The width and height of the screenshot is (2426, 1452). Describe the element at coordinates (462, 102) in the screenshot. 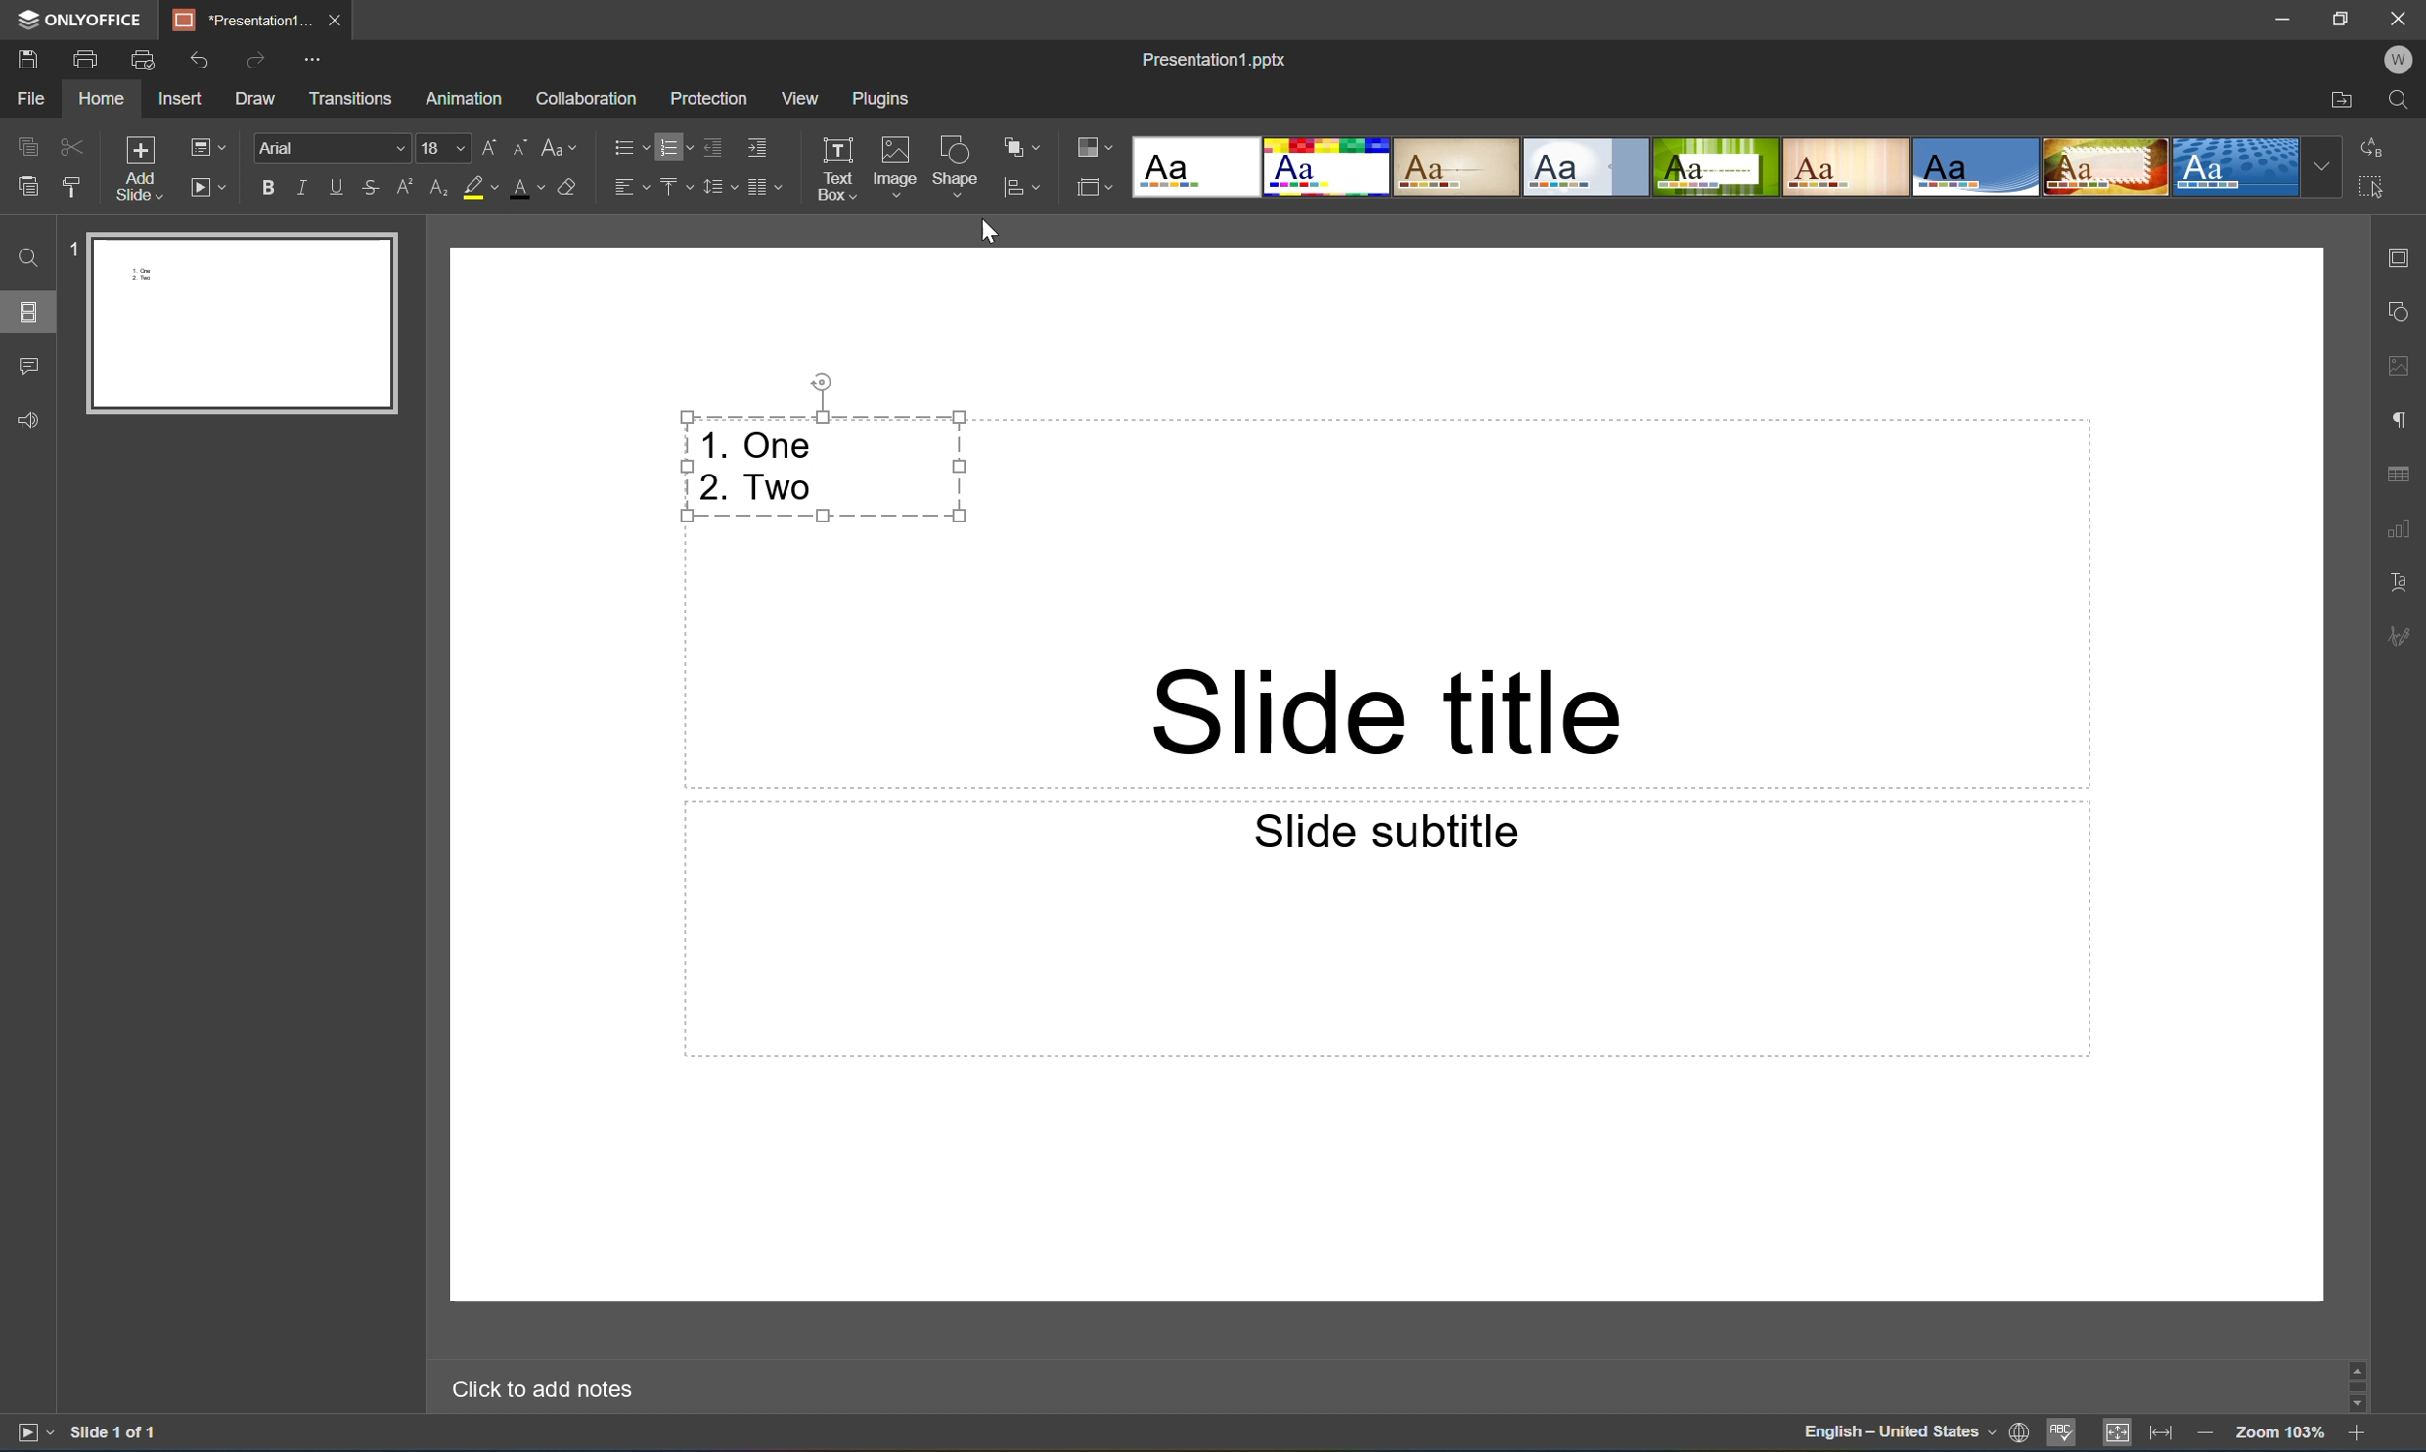

I see `Animation` at that location.